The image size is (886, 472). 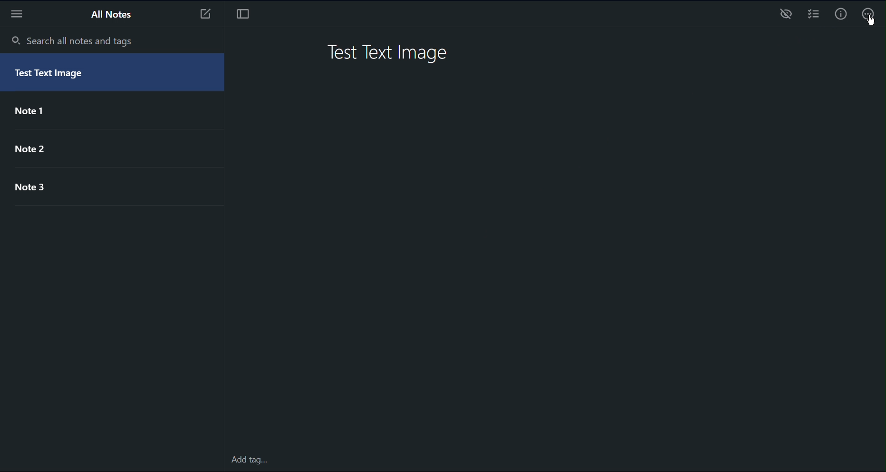 What do you see at coordinates (382, 57) in the screenshot?
I see `Test Text Image` at bounding box center [382, 57].